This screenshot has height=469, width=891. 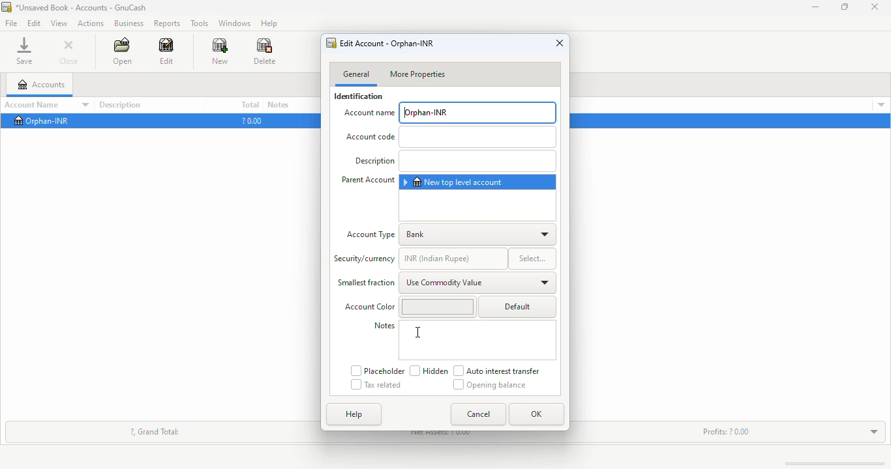 What do you see at coordinates (376, 385) in the screenshot?
I see `tax related` at bounding box center [376, 385].